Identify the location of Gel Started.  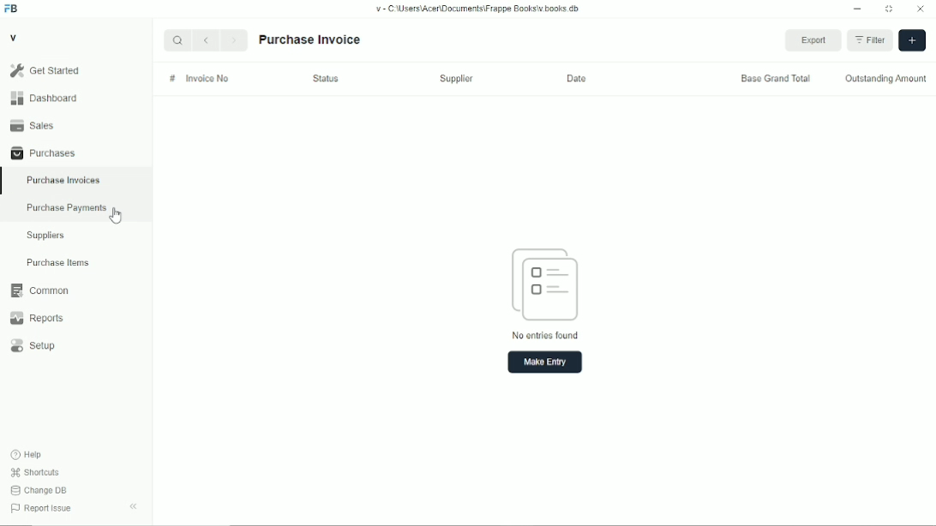
(75, 70).